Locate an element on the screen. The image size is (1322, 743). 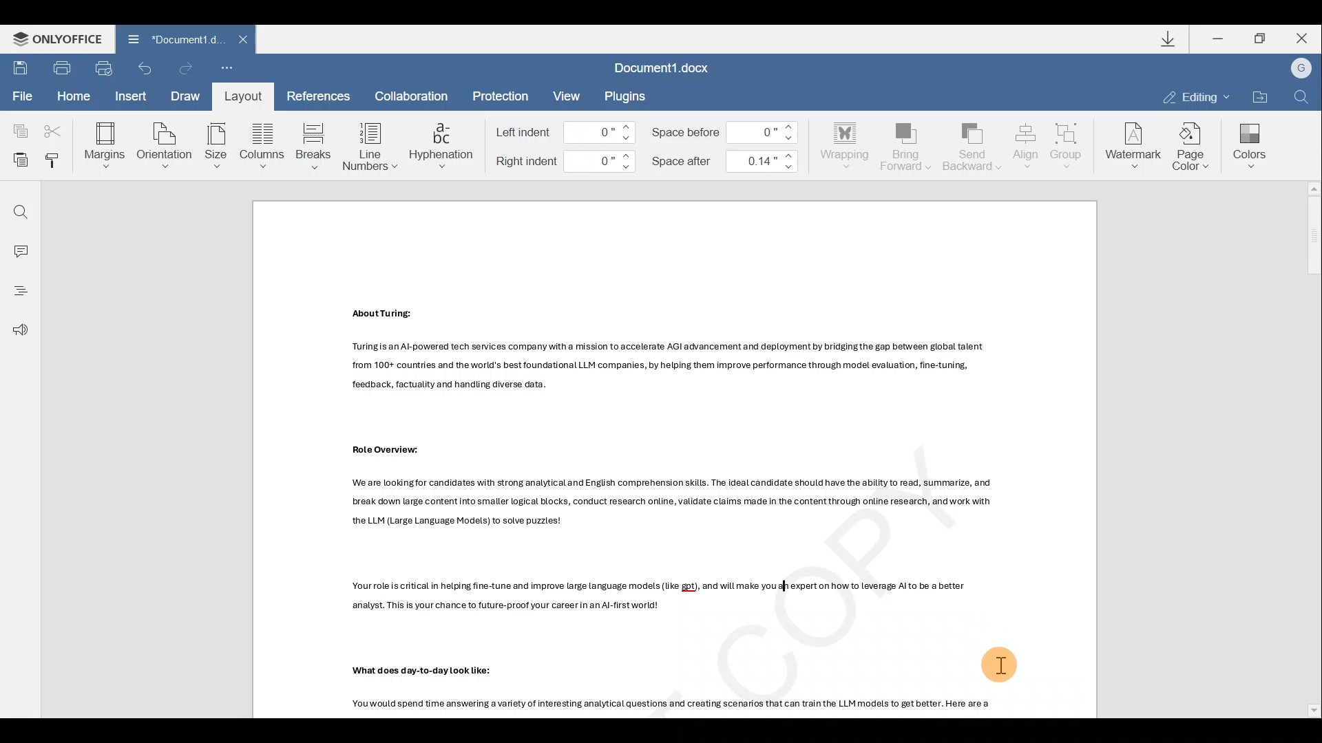
 is located at coordinates (389, 314).